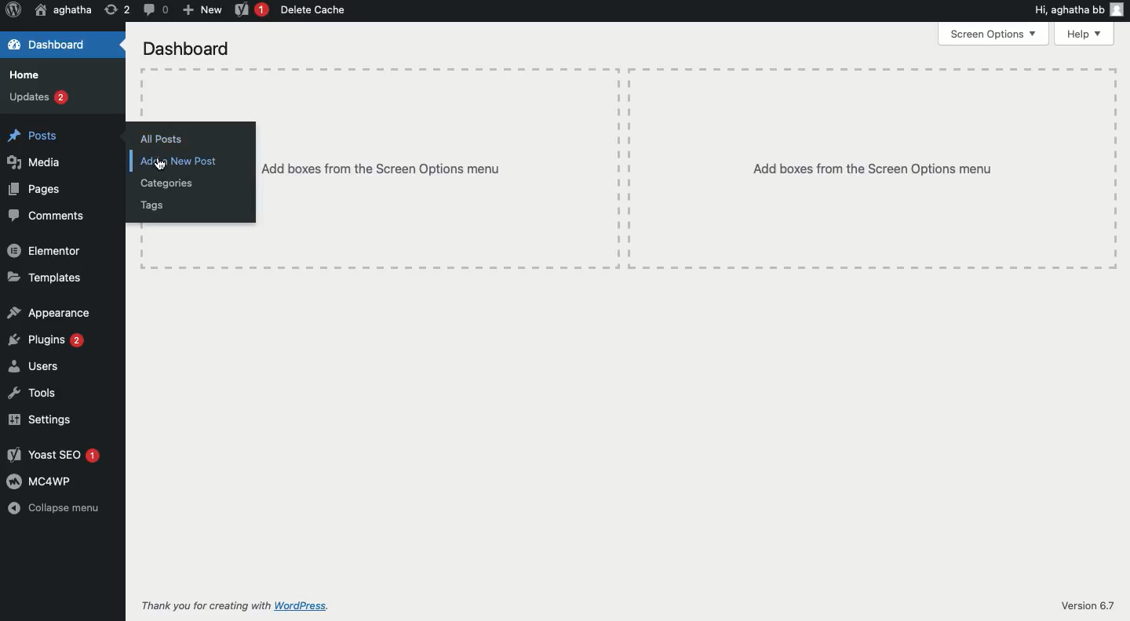  Describe the element at coordinates (383, 169) in the screenshot. I see `‘Add boxes from the Screen Options menu` at that location.